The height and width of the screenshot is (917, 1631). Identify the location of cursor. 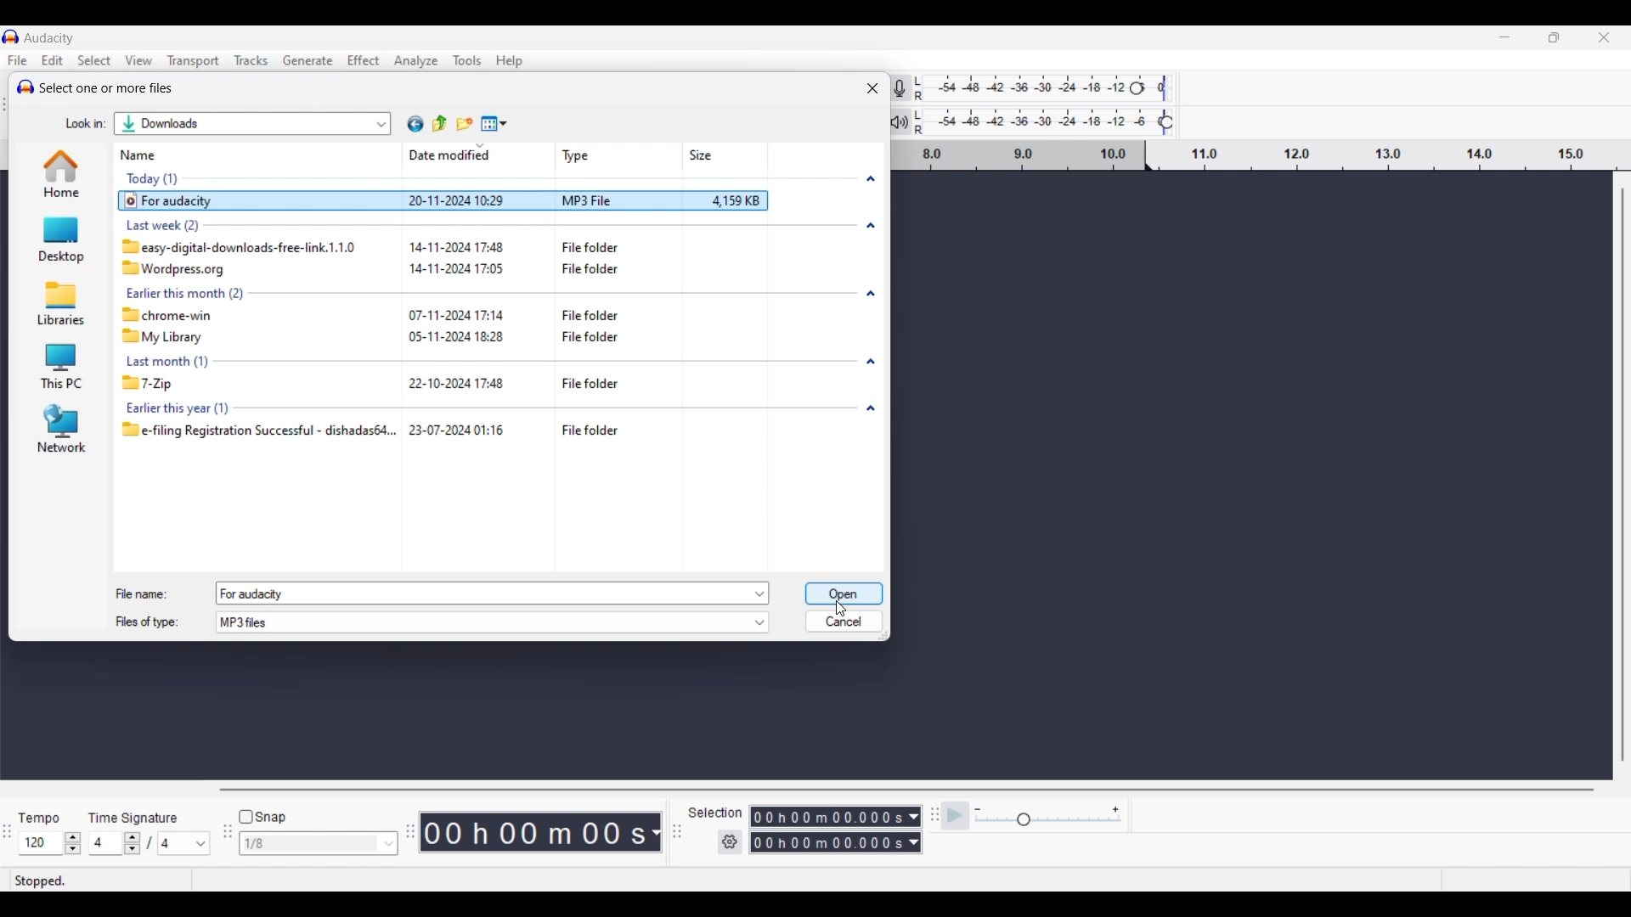
(846, 605).